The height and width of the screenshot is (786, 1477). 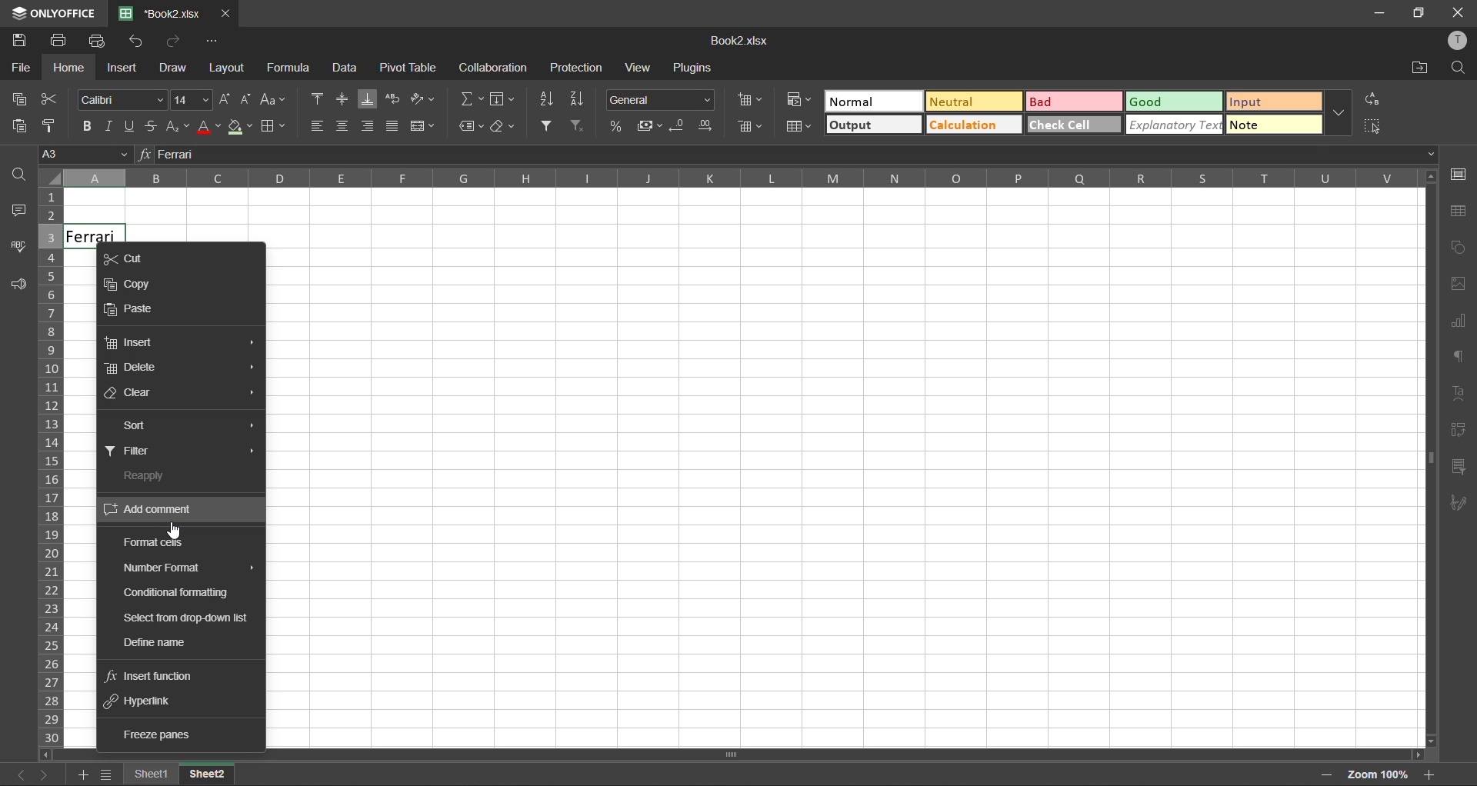 I want to click on pivot table, so click(x=406, y=68).